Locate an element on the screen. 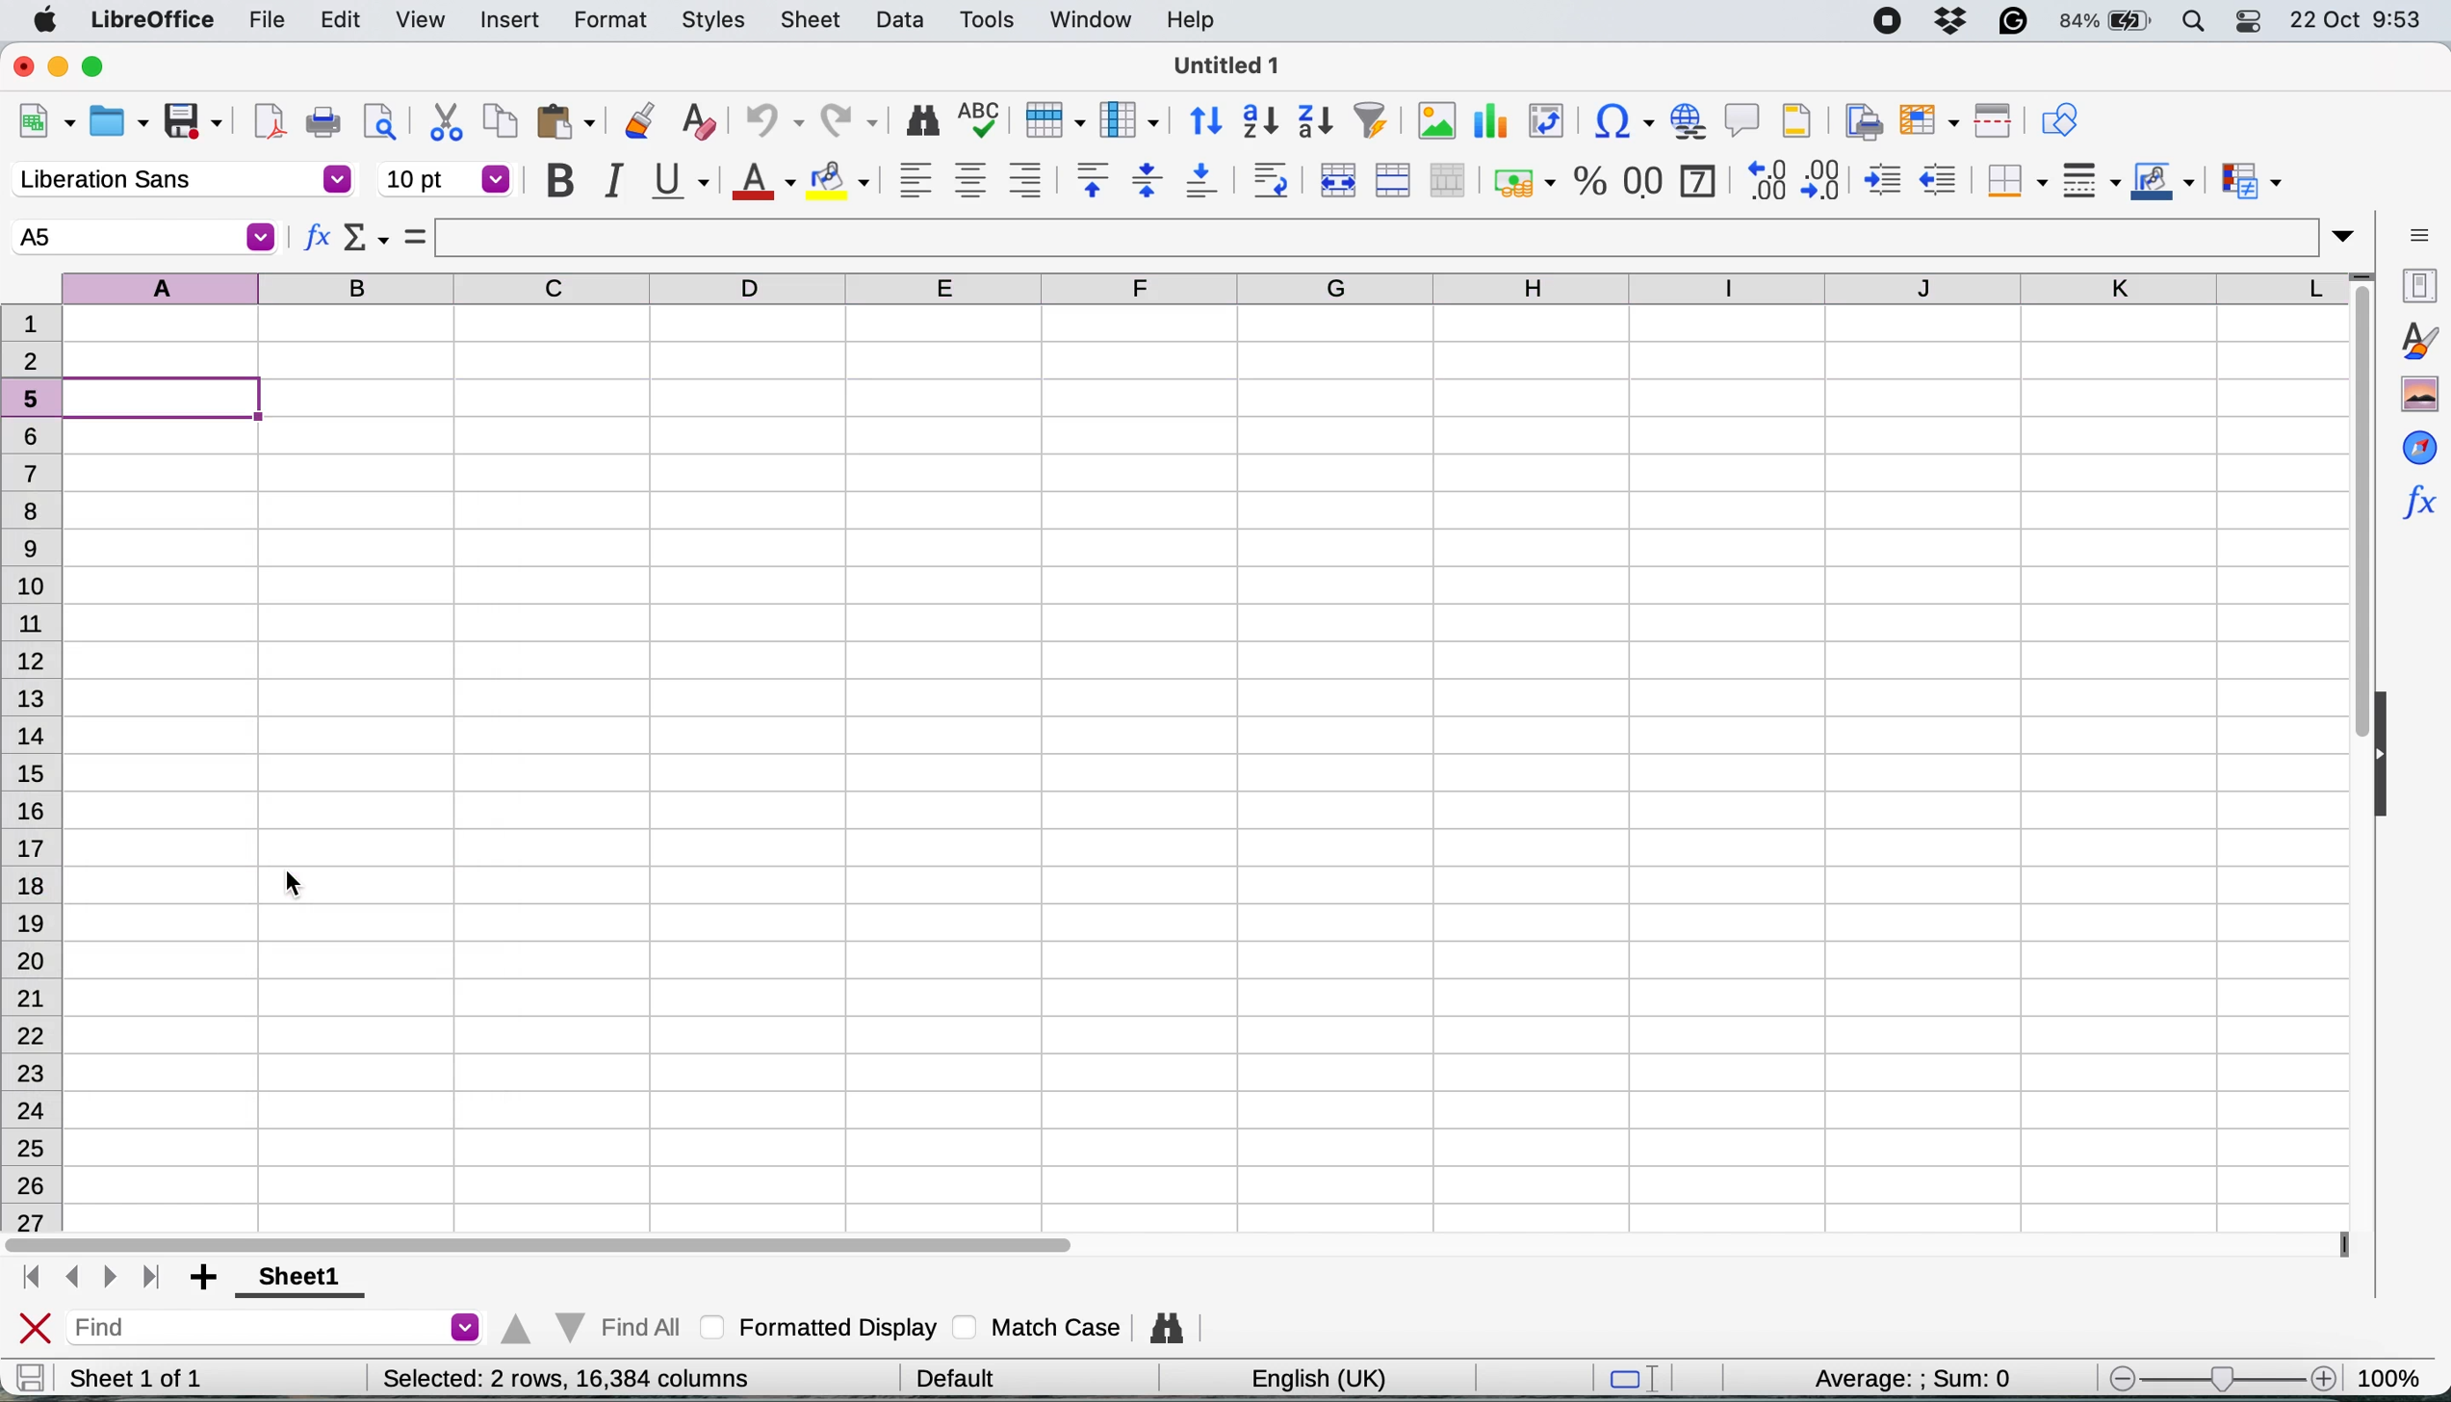 The height and width of the screenshot is (1402, 2451). formula  is located at coordinates (416, 236).